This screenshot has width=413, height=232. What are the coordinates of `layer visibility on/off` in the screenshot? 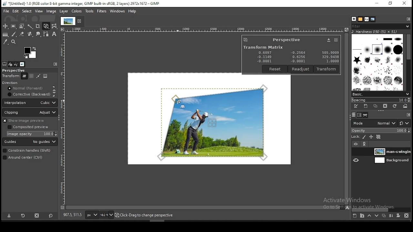 It's located at (356, 161).